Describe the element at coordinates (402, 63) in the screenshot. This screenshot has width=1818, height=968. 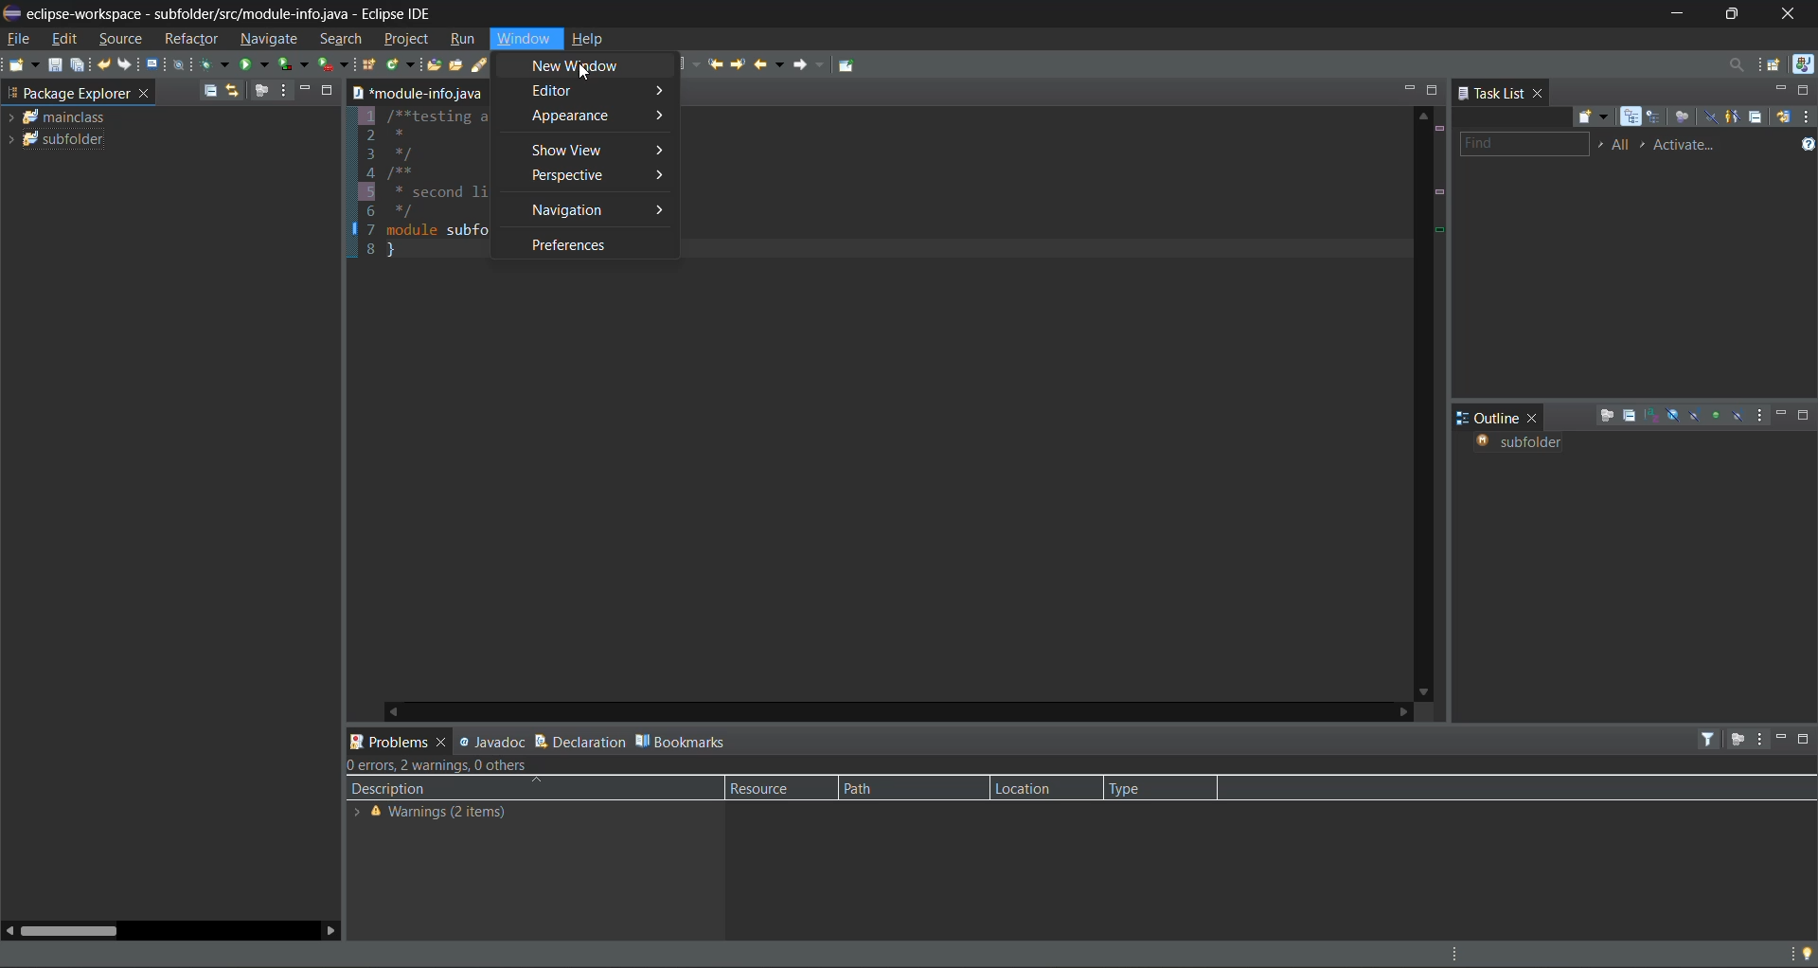
I see `new java class` at that location.